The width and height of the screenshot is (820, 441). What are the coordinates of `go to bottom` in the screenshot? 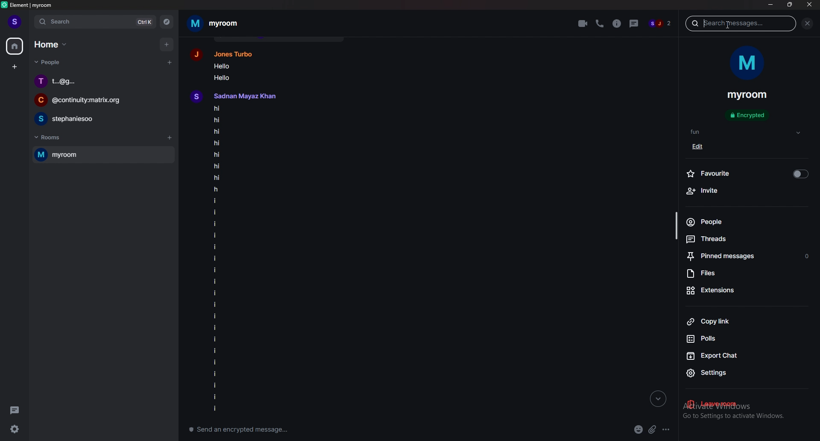 It's located at (656, 399).